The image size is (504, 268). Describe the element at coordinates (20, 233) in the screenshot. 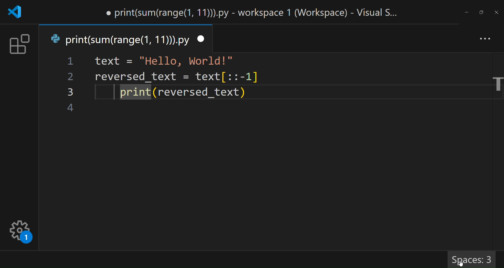

I see `settings` at that location.